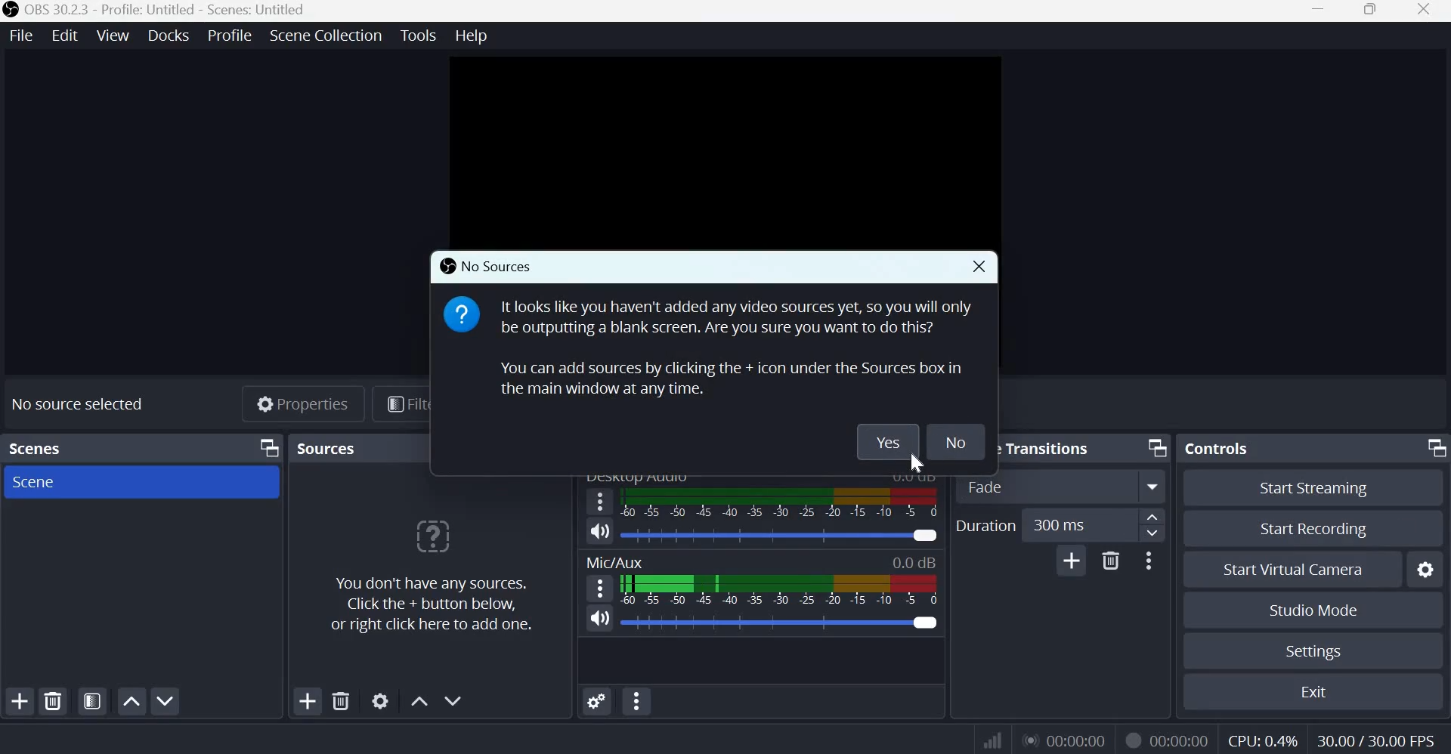 The image size is (1451, 754). What do you see at coordinates (979, 269) in the screenshot?
I see `close` at bounding box center [979, 269].